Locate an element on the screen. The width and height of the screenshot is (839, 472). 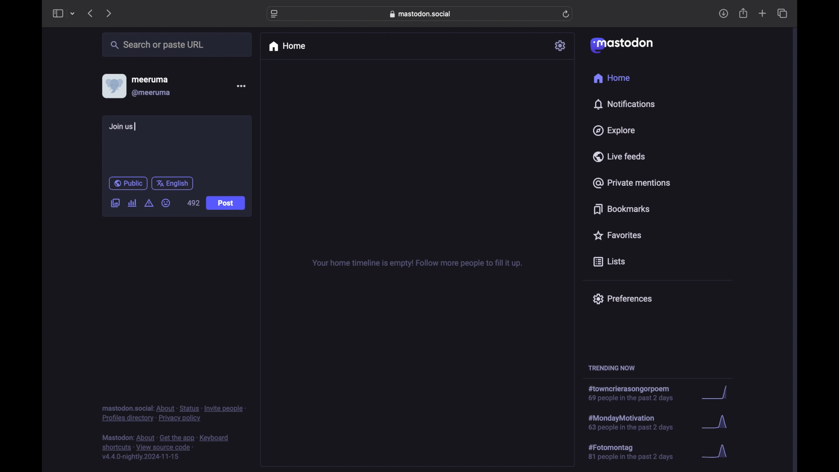
search or paste url is located at coordinates (157, 45).